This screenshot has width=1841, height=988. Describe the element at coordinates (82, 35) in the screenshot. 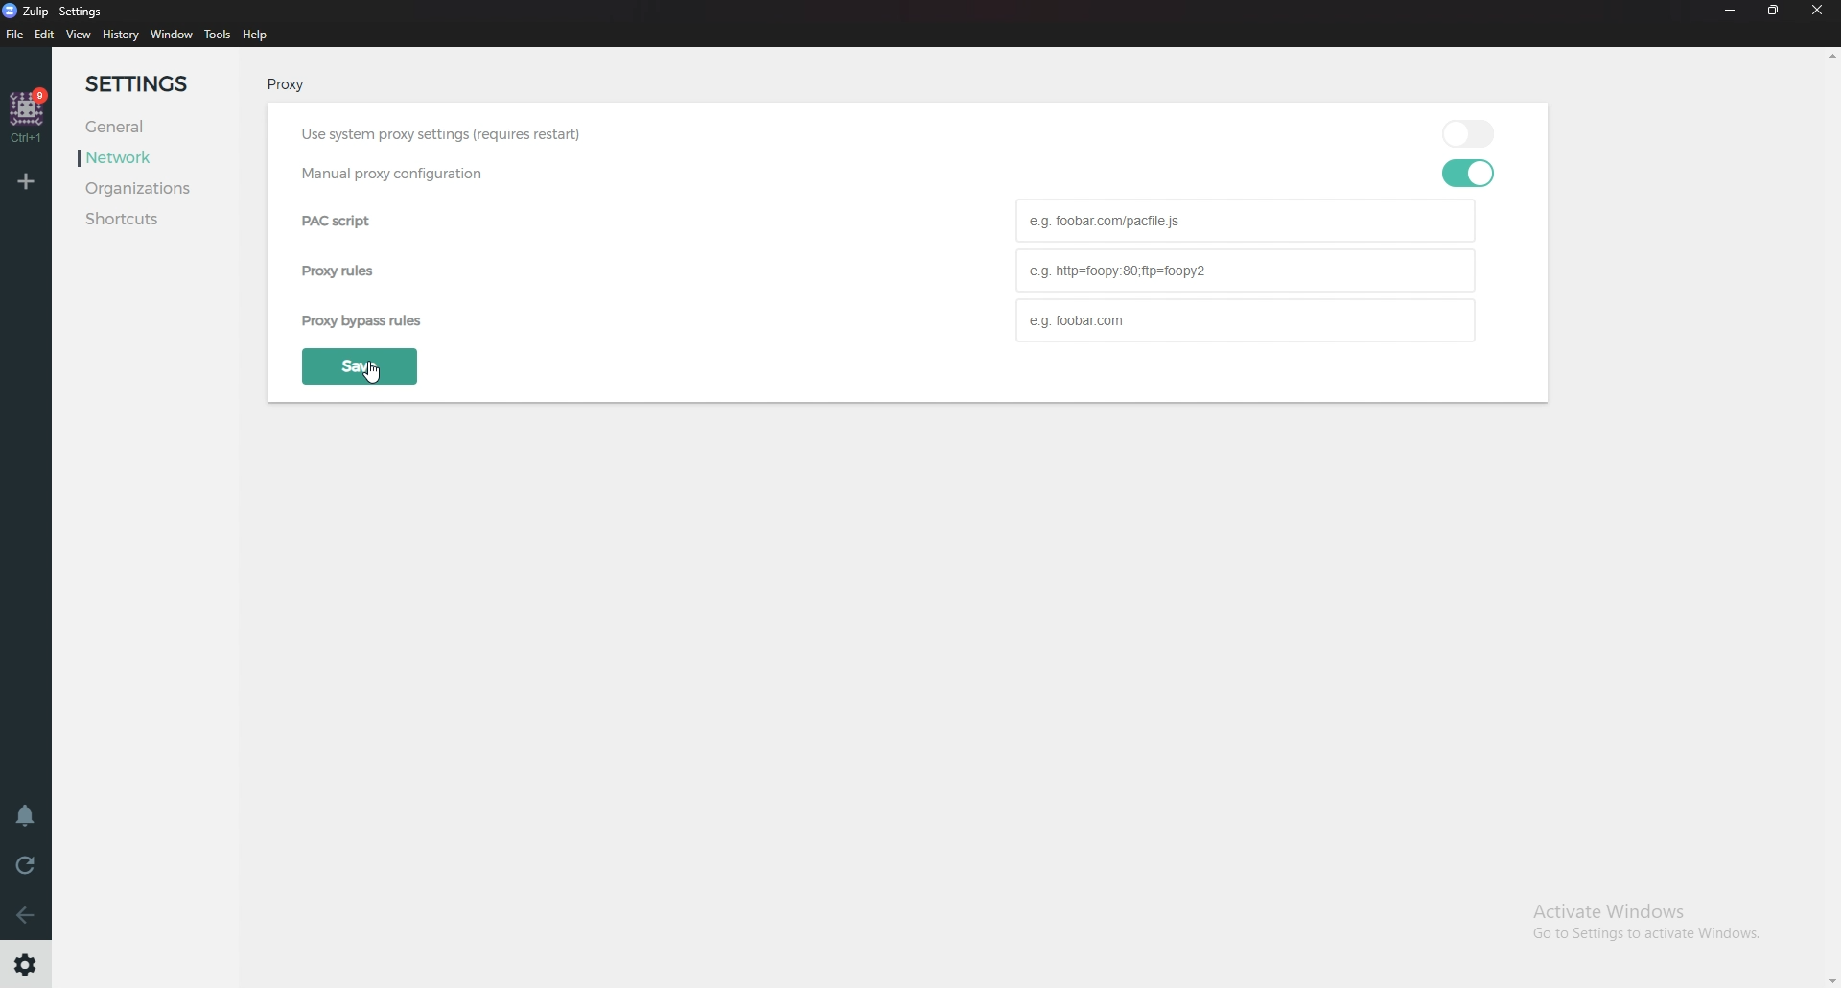

I see `view` at that location.